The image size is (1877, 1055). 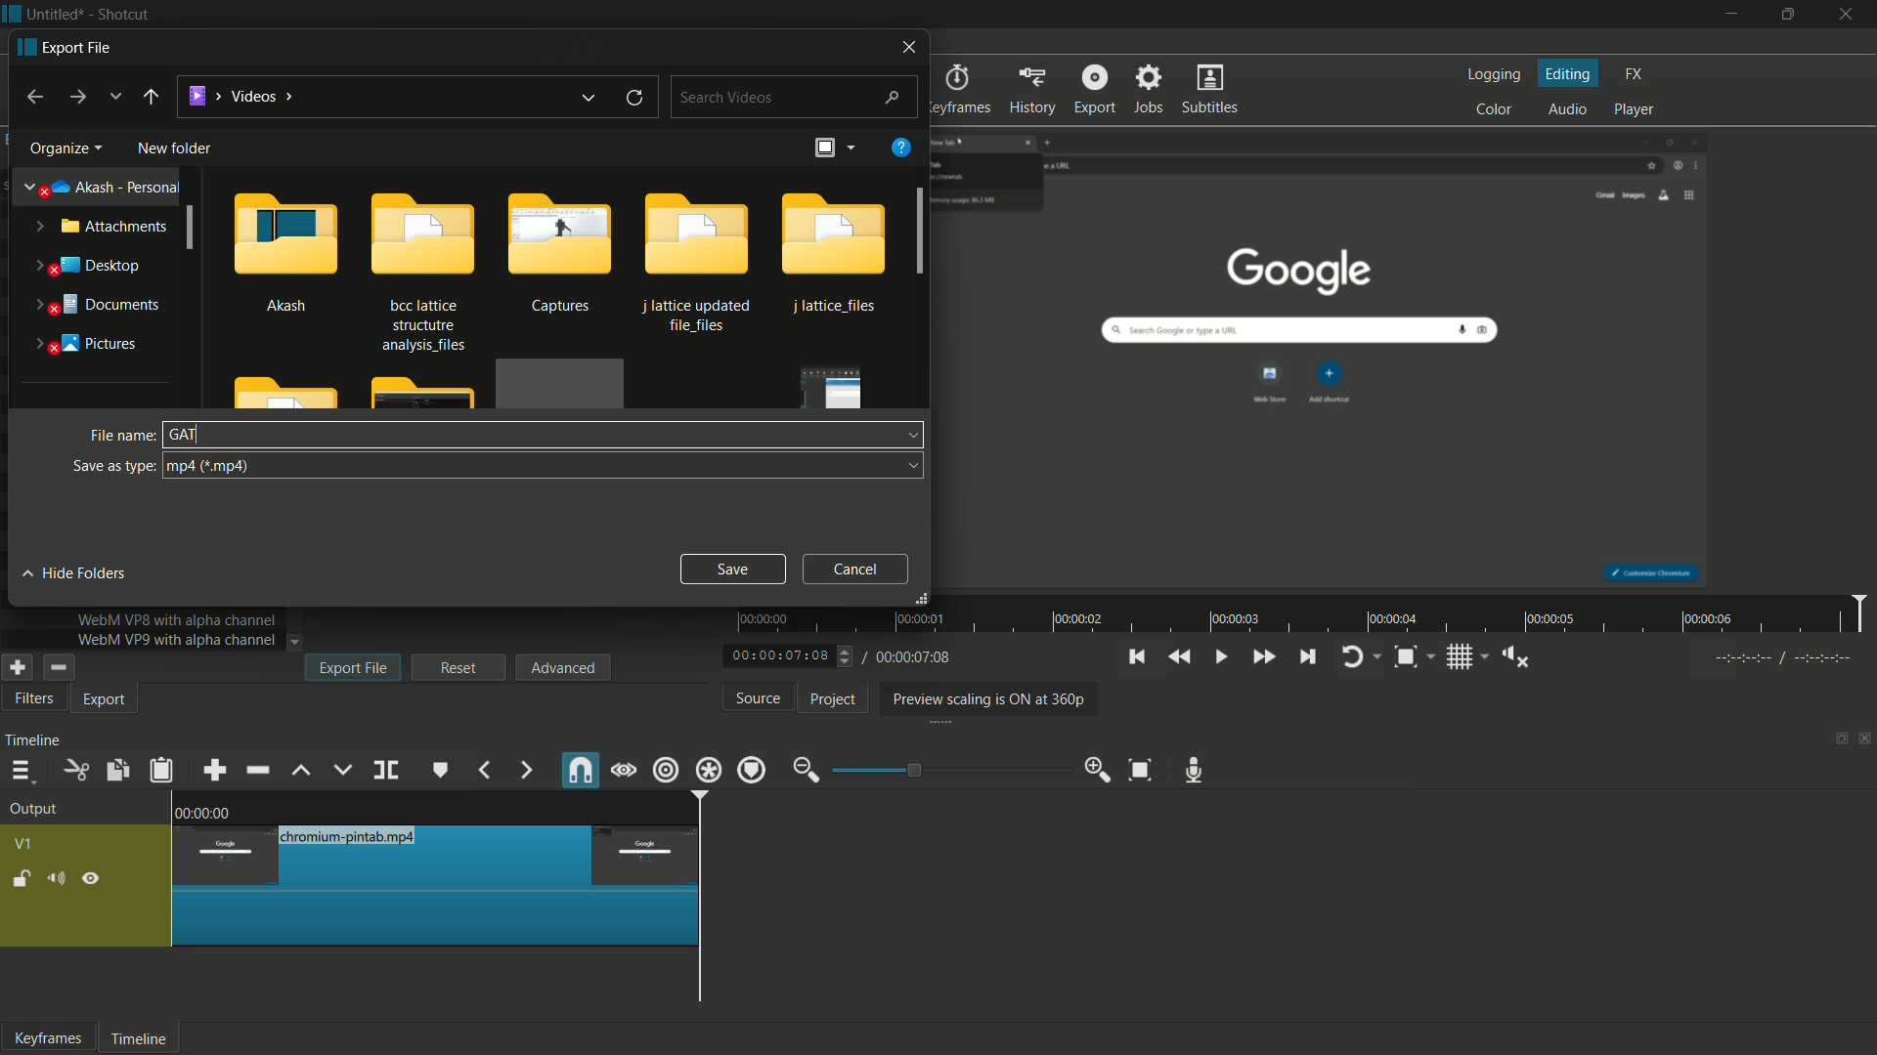 I want to click on hide, so click(x=92, y=882).